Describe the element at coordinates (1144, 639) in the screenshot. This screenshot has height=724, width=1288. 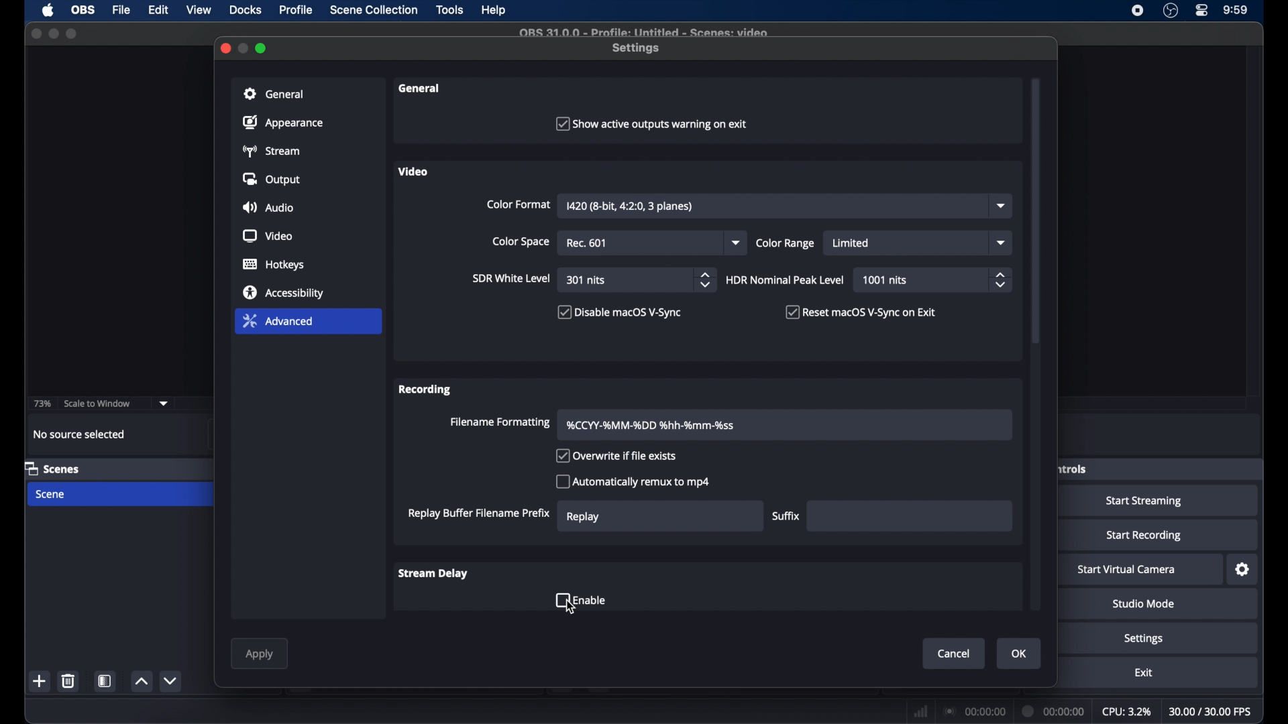
I see `settings` at that location.